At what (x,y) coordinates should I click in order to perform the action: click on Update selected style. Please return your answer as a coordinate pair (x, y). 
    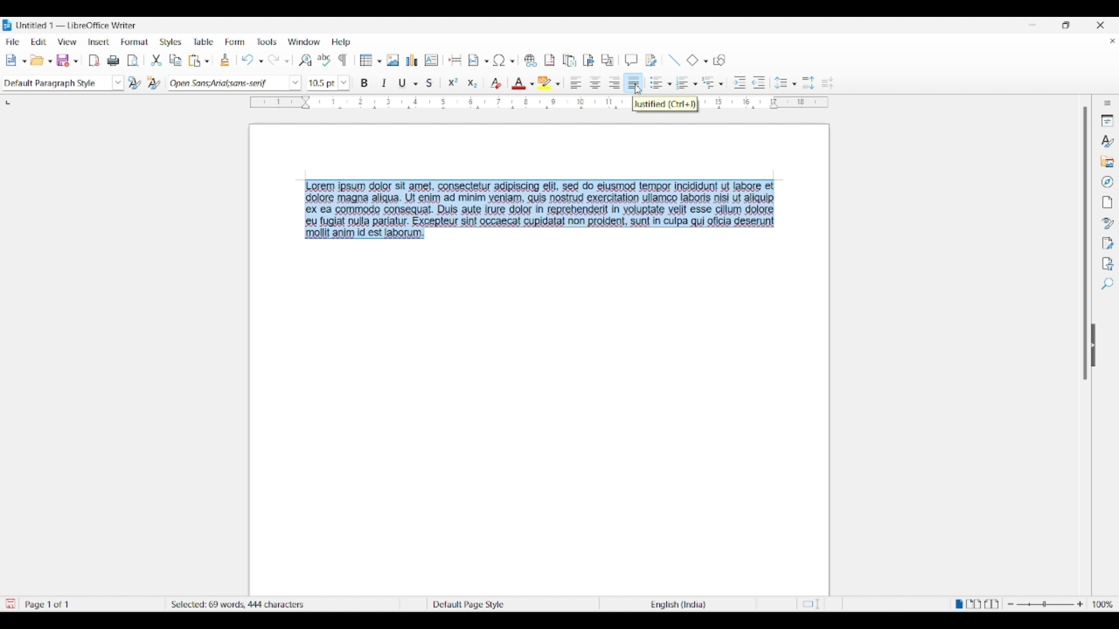
    Looking at the image, I should click on (135, 83).